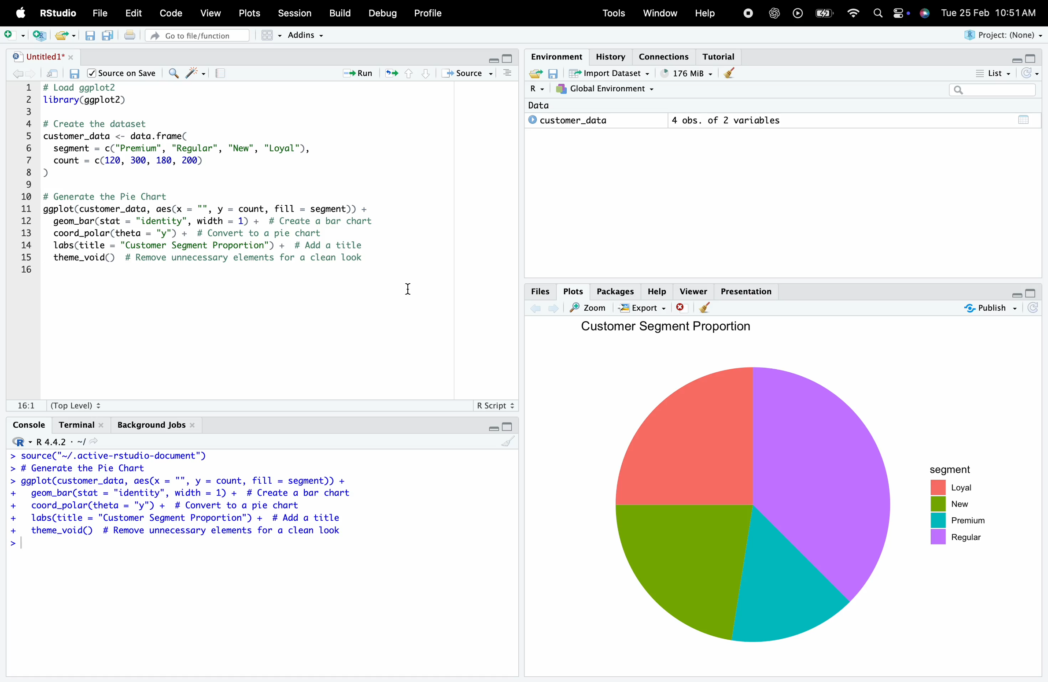 This screenshot has width=1048, height=682. Describe the element at coordinates (76, 76) in the screenshot. I see `save script` at that location.